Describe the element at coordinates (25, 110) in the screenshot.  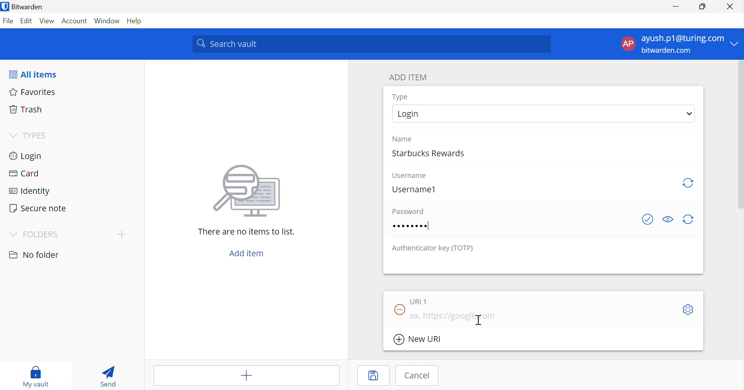
I see `Trash` at that location.